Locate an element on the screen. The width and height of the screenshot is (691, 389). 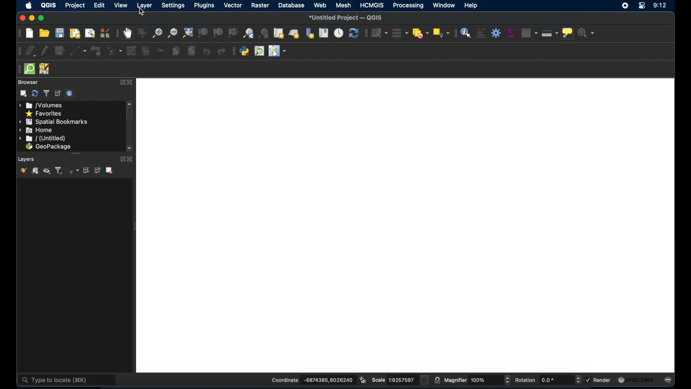
show statistical summary is located at coordinates (511, 32).